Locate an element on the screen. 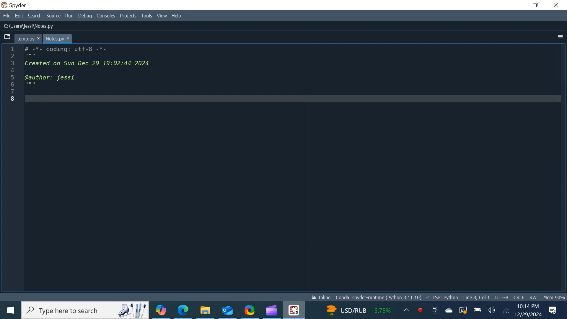 The height and width of the screenshot is (319, 567). OneDrive is located at coordinates (448, 309).